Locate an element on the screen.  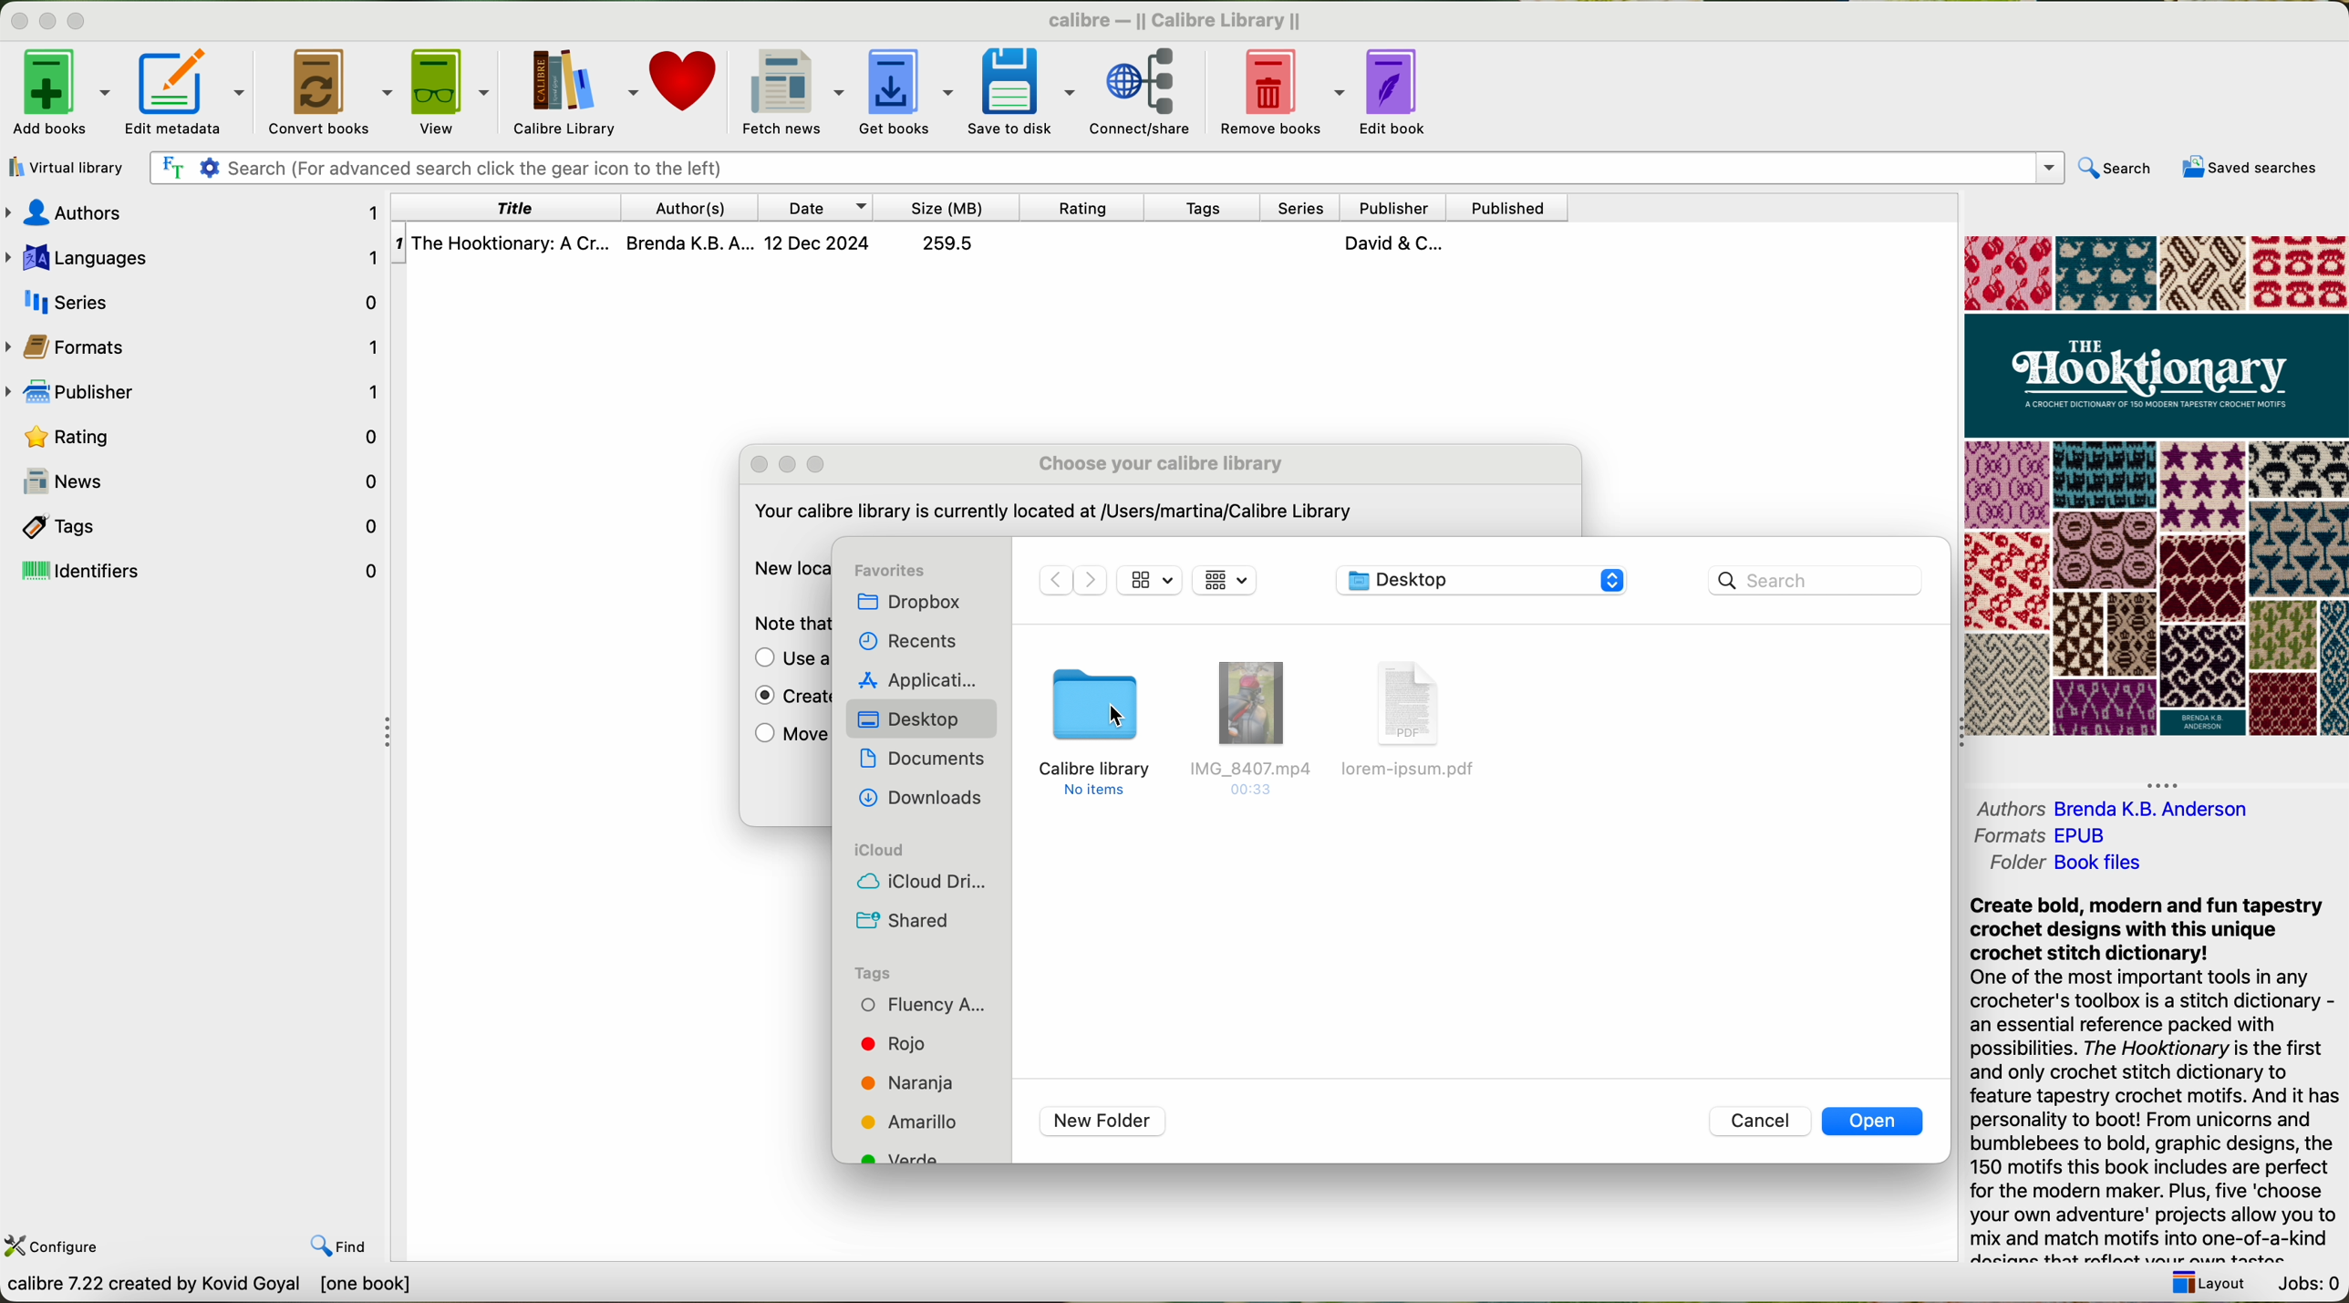
search bar is located at coordinates (1816, 581).